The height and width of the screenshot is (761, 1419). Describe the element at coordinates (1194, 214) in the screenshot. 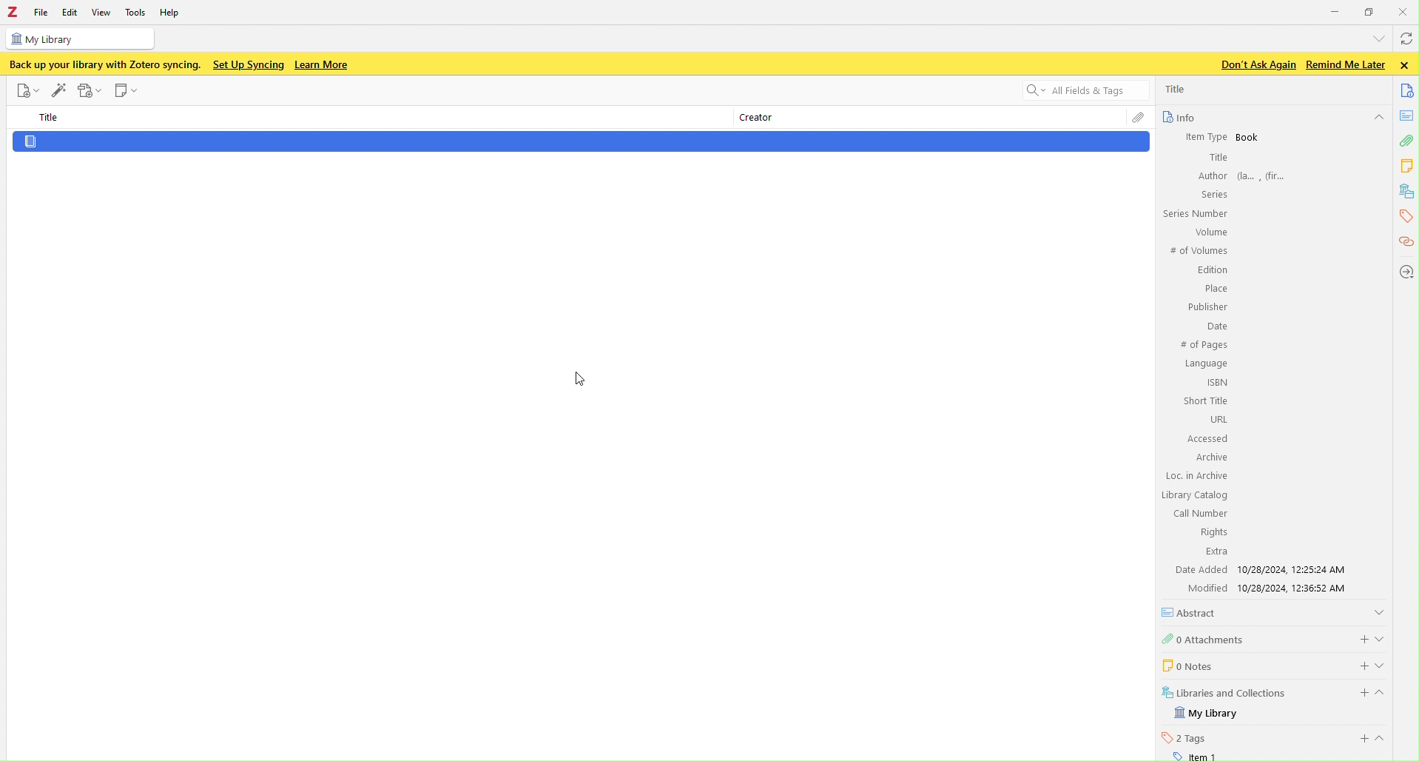

I see `Series Number` at that location.